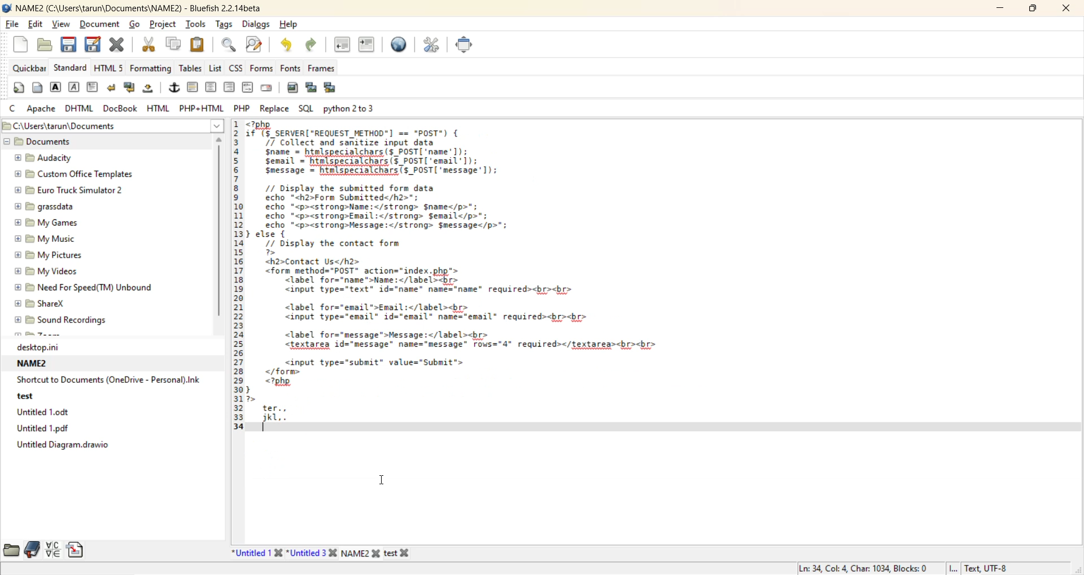  I want to click on right justify, so click(229, 87).